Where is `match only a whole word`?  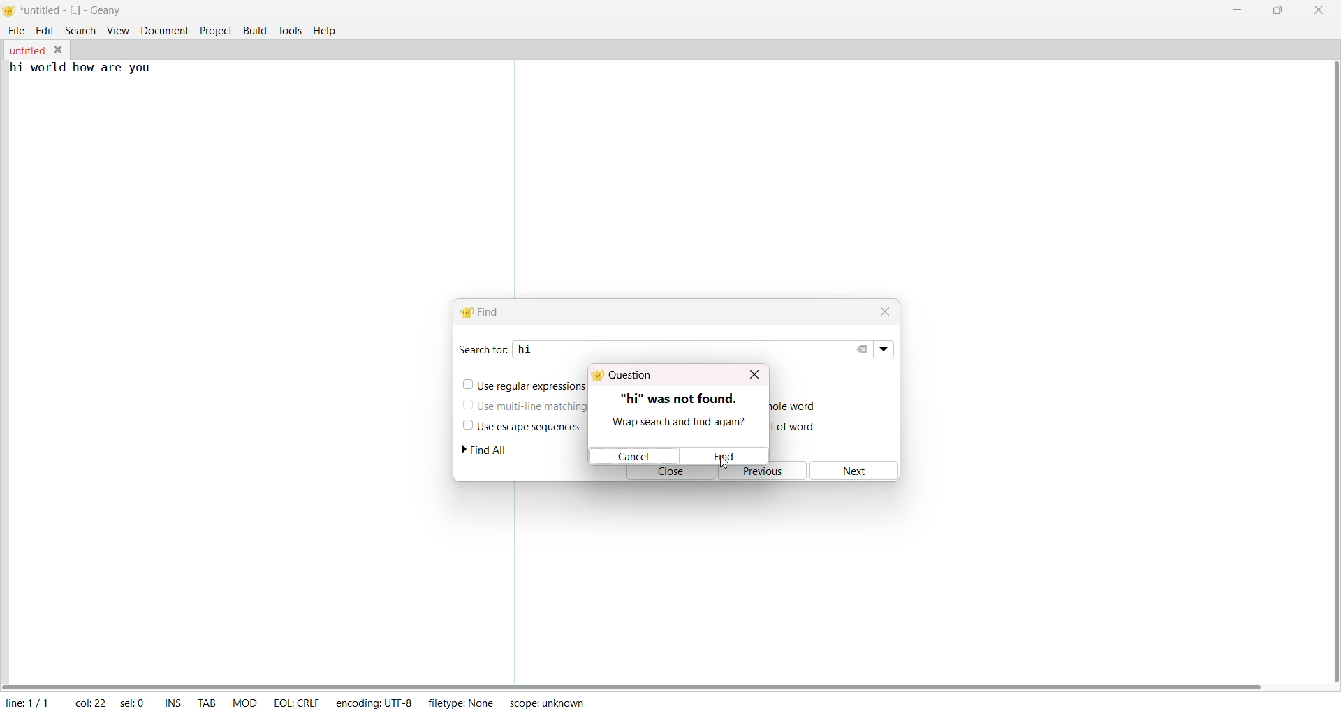 match only a whole word is located at coordinates (796, 405).